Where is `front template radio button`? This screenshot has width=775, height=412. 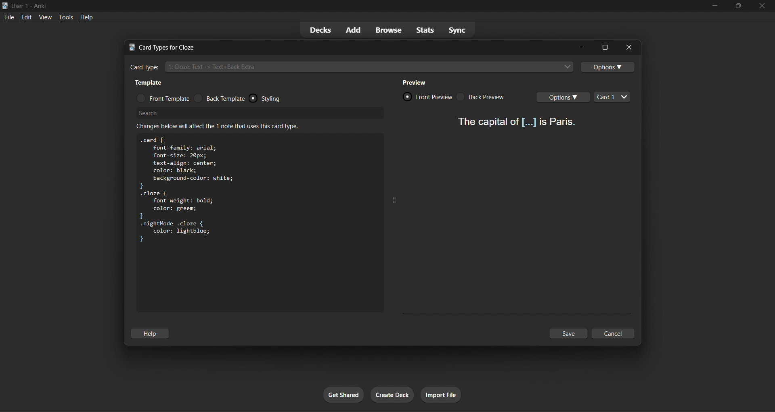 front template radio button is located at coordinates (163, 98).